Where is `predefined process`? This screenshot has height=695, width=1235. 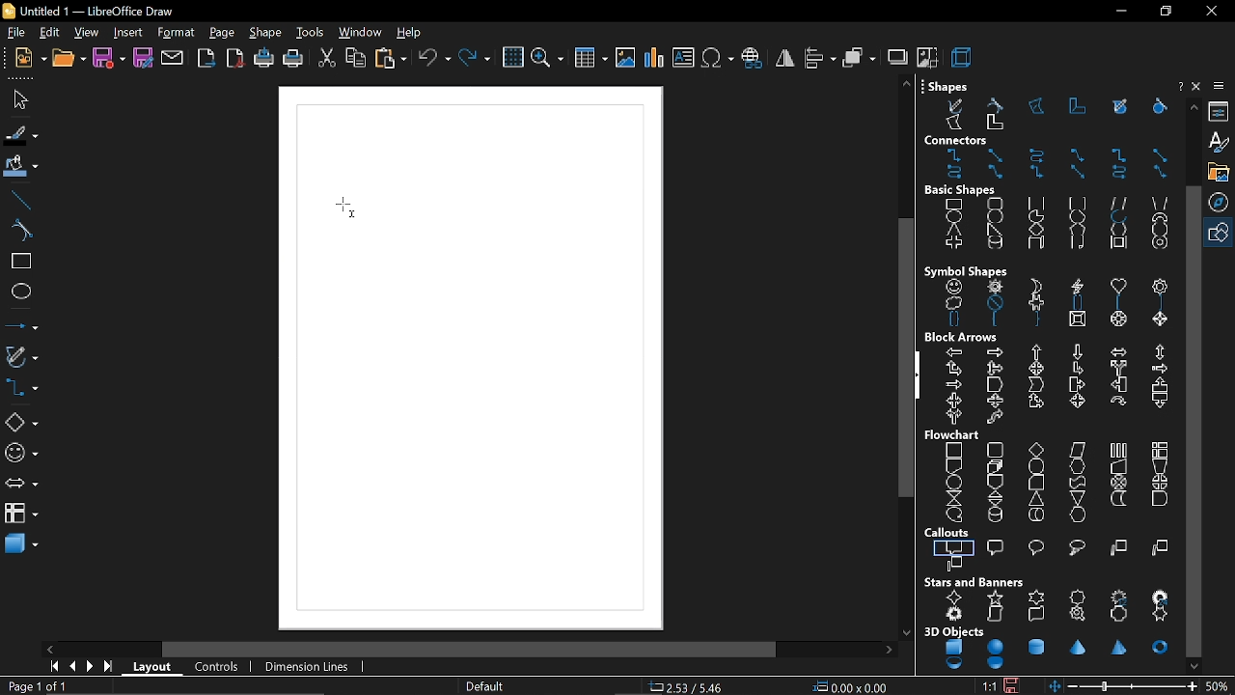 predefined process is located at coordinates (1118, 450).